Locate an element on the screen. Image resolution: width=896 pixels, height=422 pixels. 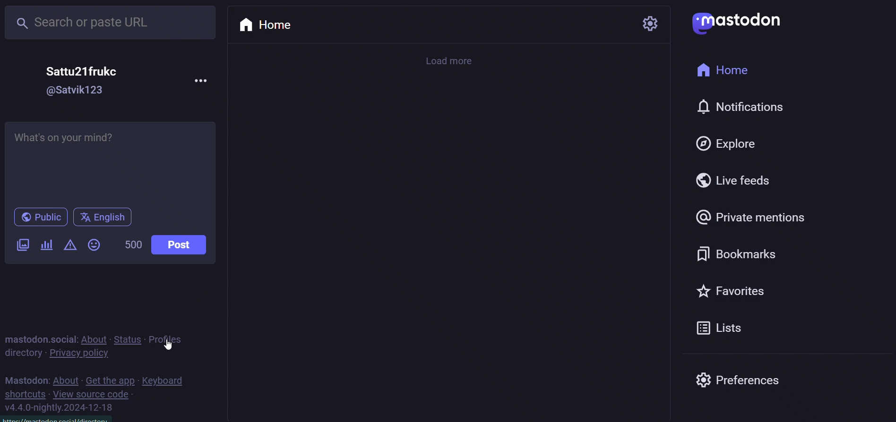
poll is located at coordinates (47, 245).